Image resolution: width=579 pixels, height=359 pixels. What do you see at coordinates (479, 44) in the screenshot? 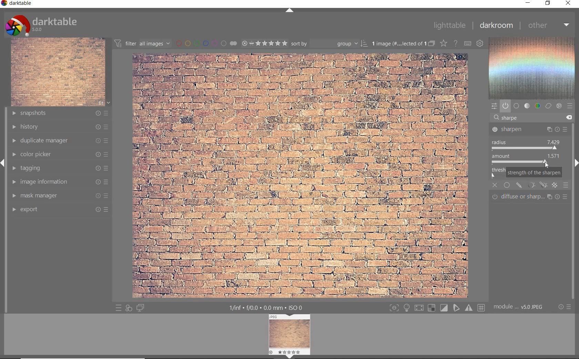
I see `show global preference` at bounding box center [479, 44].